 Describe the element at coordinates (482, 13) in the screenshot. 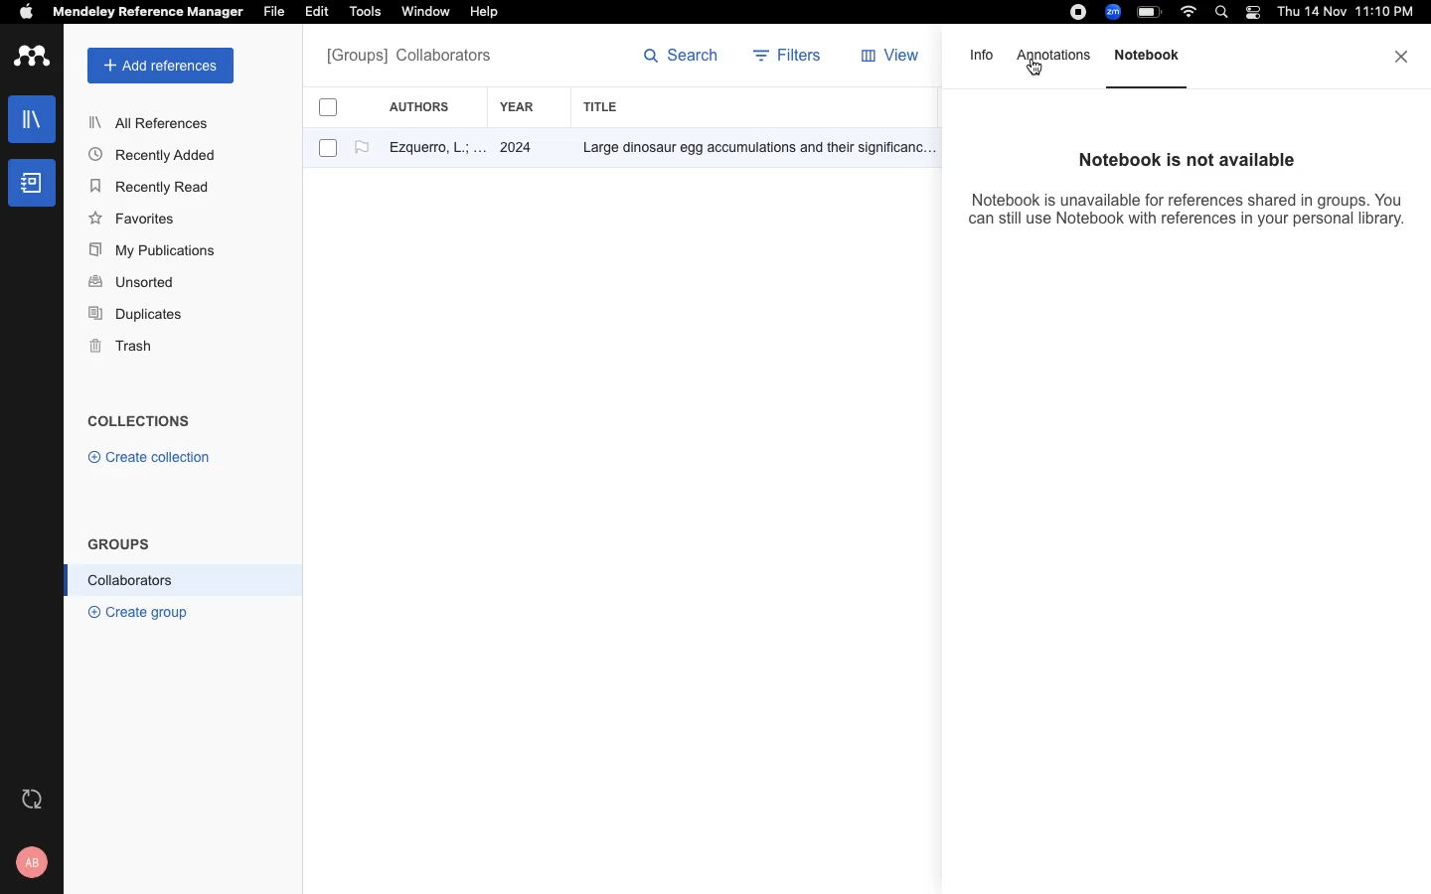

I see `Help` at that location.